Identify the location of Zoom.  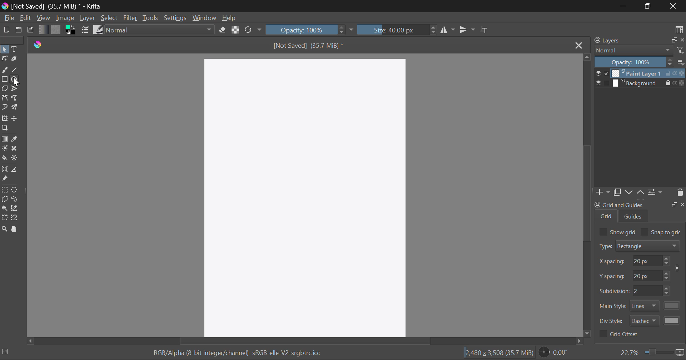
(652, 353).